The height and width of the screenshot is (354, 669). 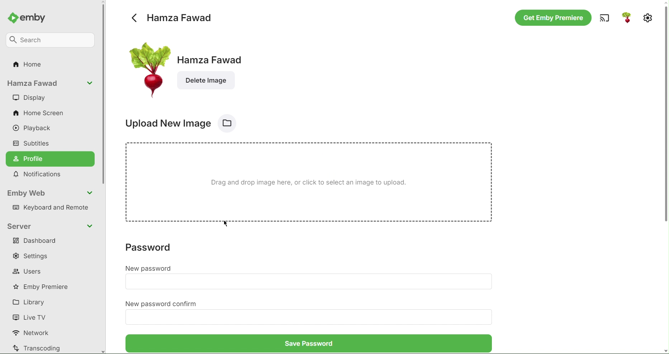 What do you see at coordinates (31, 302) in the screenshot?
I see `Library` at bounding box center [31, 302].